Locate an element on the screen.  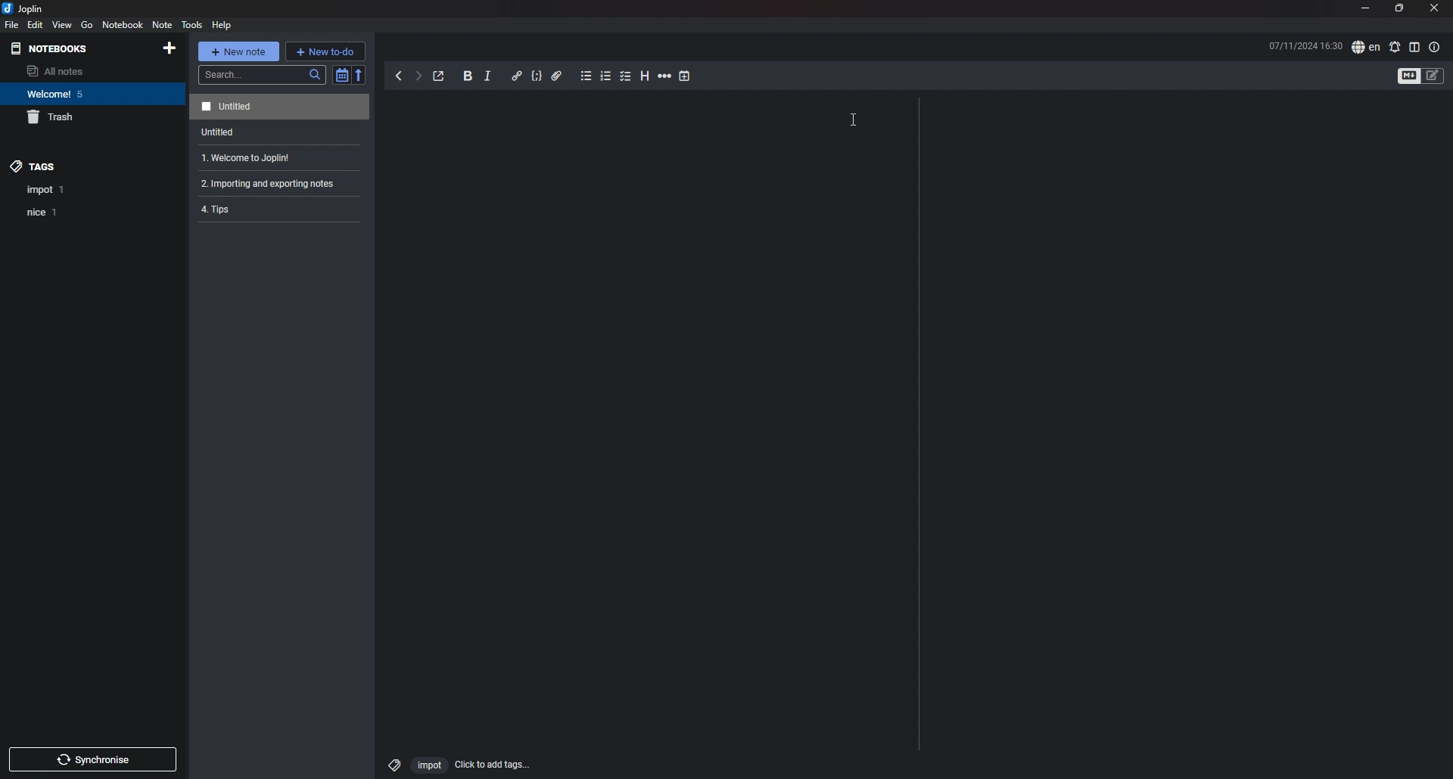
reverse sort order is located at coordinates (360, 74).